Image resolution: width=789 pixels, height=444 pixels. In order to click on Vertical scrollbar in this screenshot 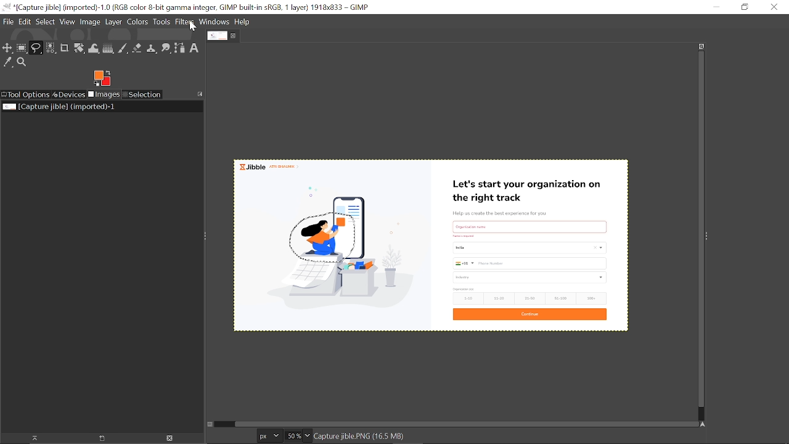, I will do `click(699, 231)`.